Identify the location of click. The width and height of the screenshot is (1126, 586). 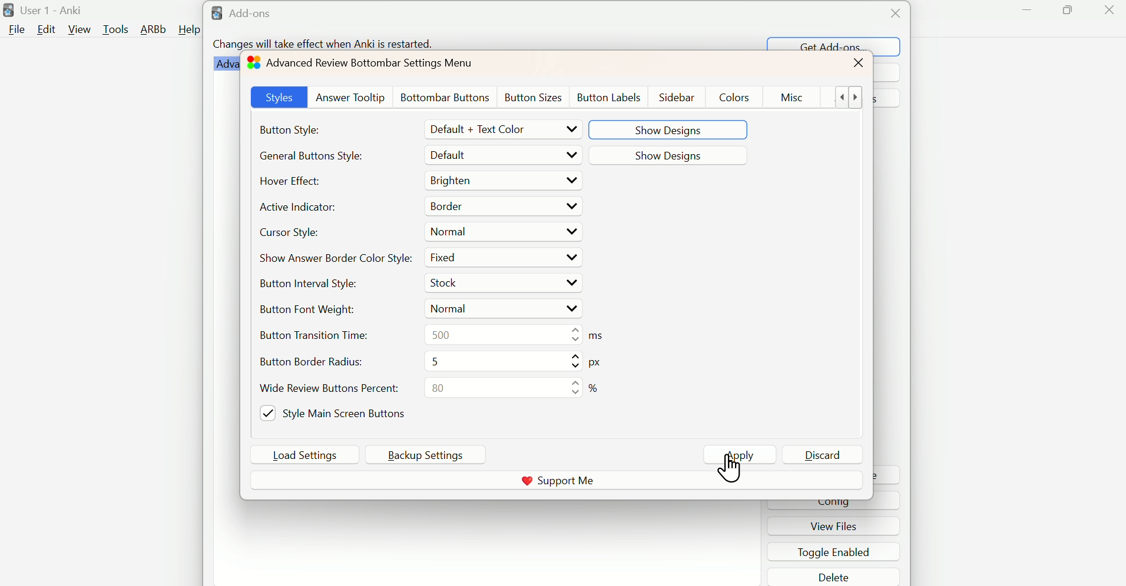
(733, 471).